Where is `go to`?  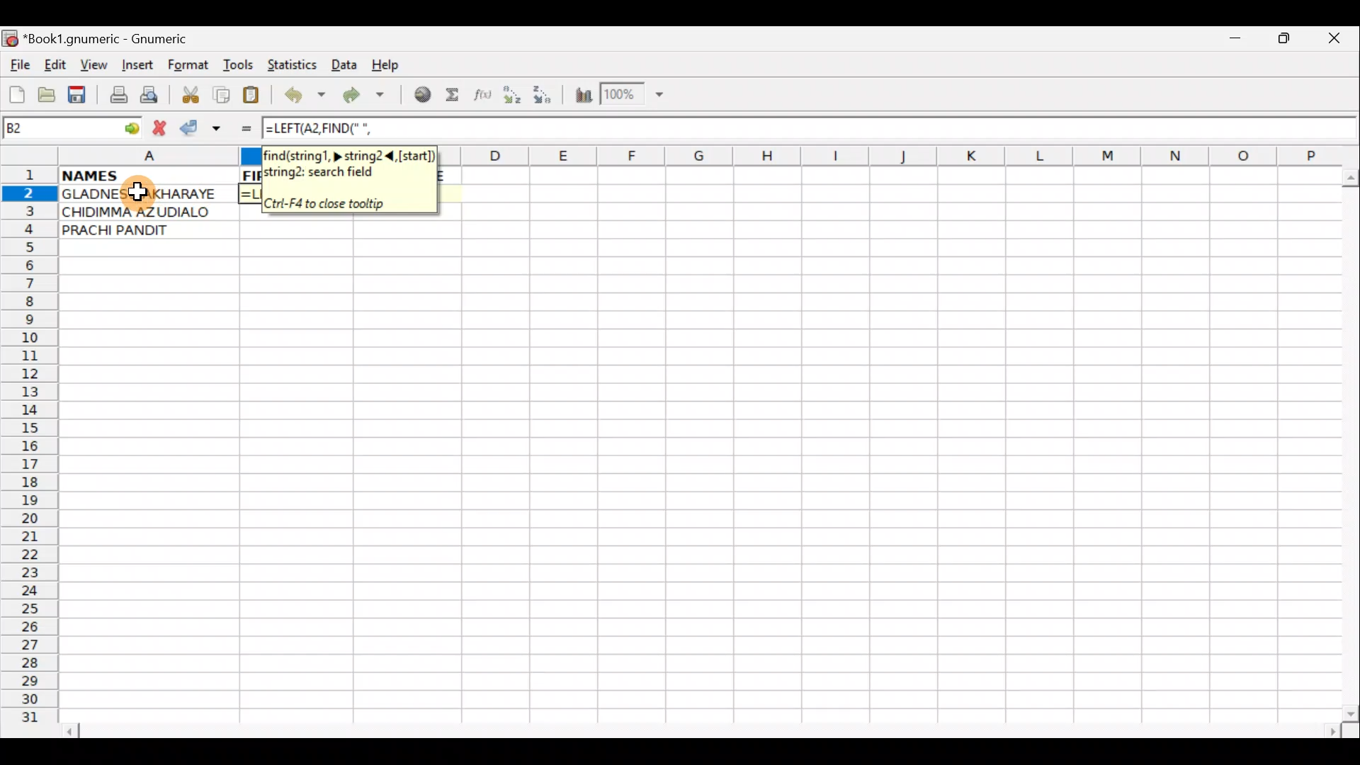
go to is located at coordinates (130, 126).